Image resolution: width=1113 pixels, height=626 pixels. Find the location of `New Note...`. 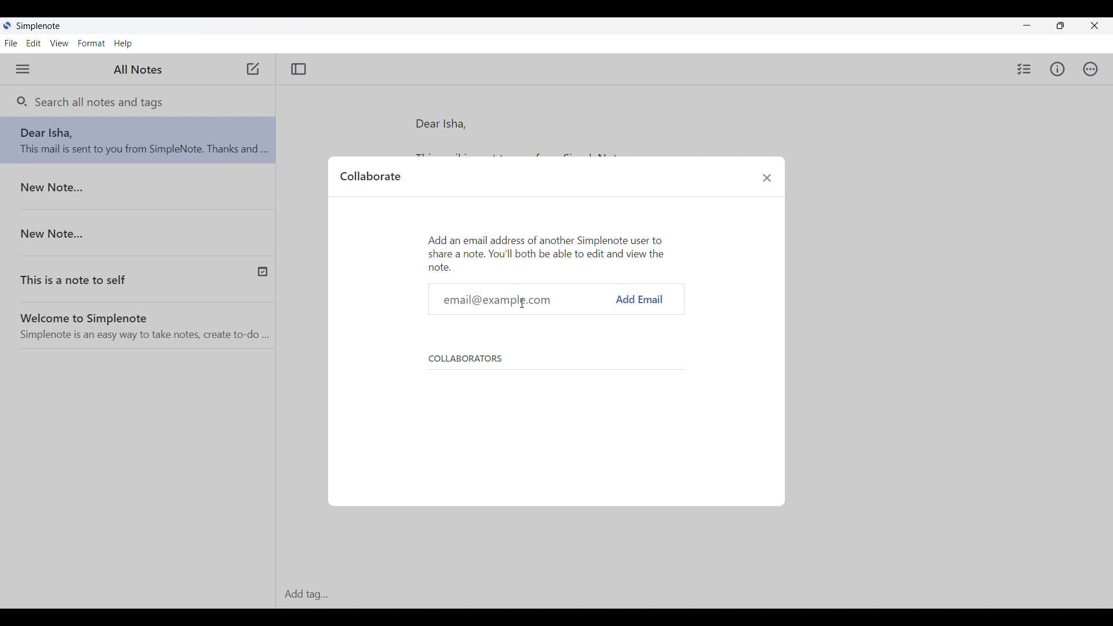

New Note... is located at coordinates (139, 229).